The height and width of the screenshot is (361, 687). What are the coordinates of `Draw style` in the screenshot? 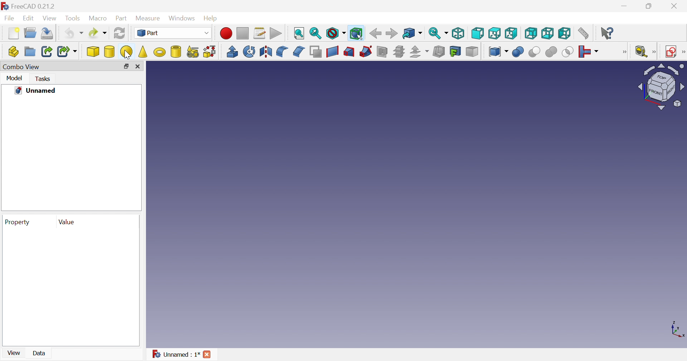 It's located at (337, 34).